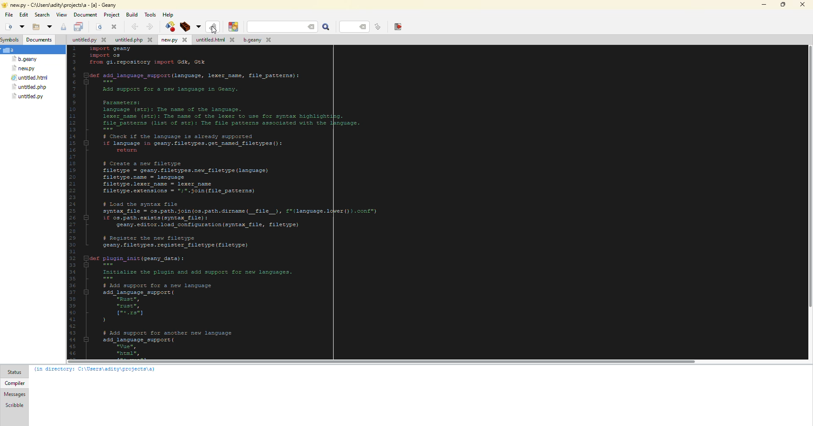  Describe the element at coordinates (377, 361) in the screenshot. I see `scroll bar` at that location.